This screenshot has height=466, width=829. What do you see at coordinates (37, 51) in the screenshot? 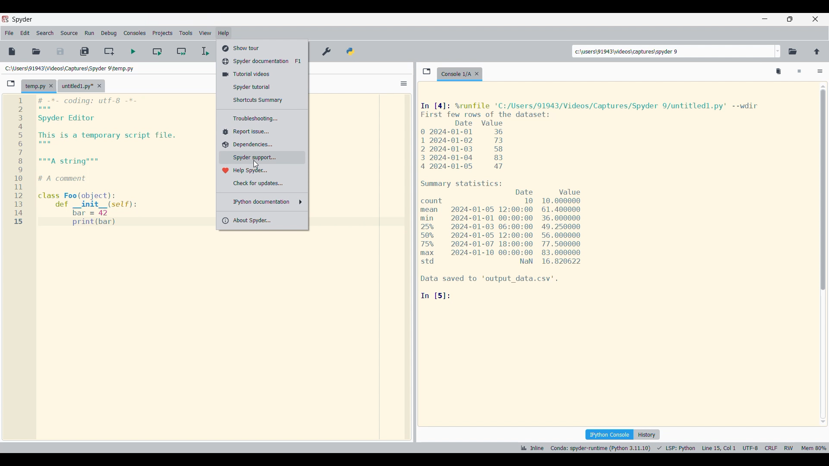
I see `Open file` at bounding box center [37, 51].